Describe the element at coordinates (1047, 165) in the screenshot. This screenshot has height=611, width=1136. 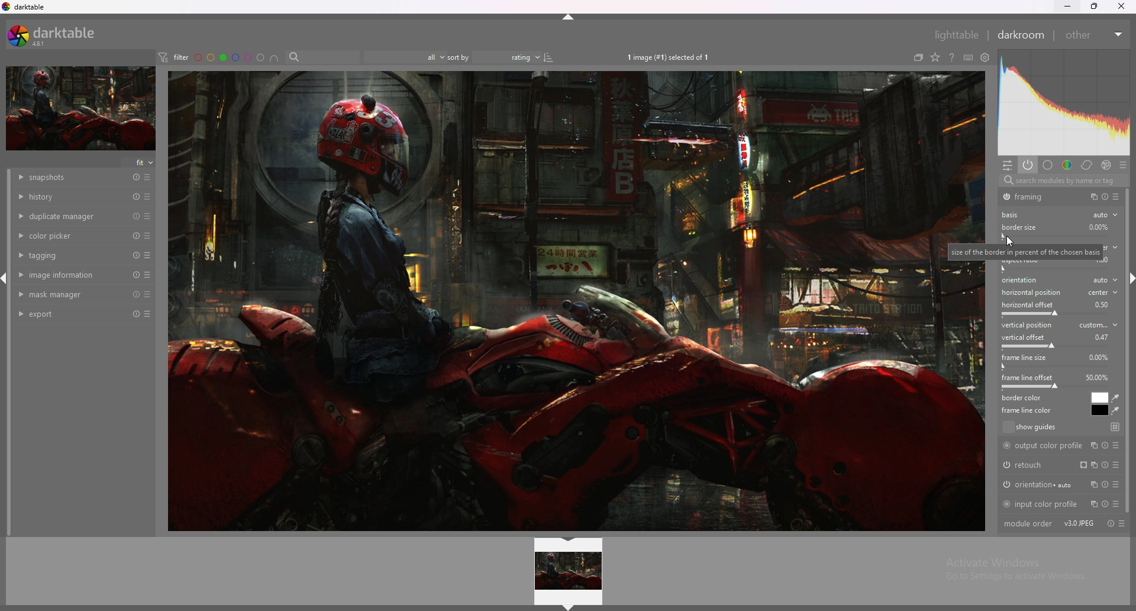
I see `base` at that location.